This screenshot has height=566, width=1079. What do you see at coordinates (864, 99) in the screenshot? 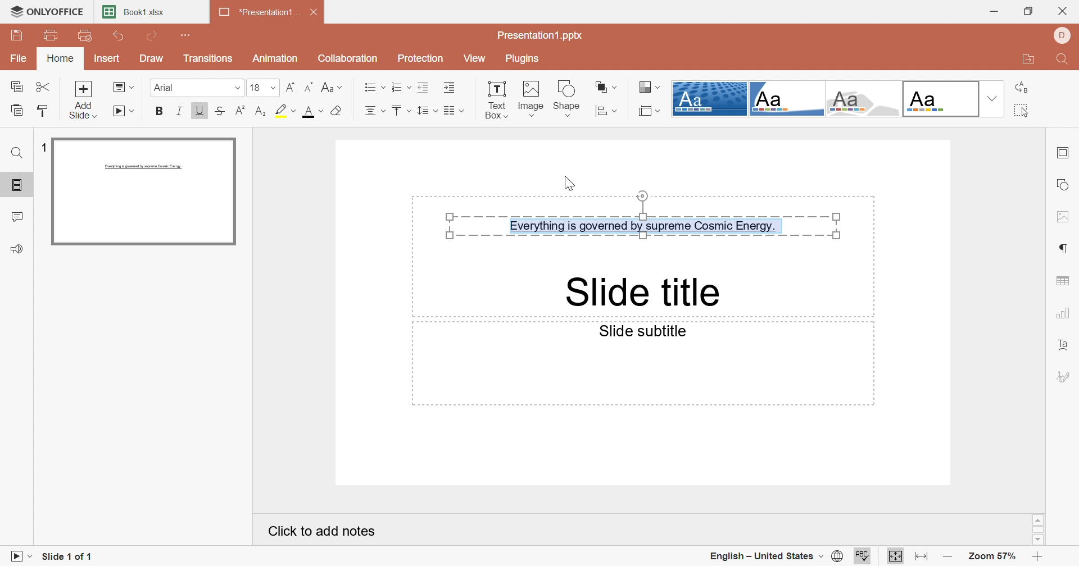
I see `Turtle` at bounding box center [864, 99].